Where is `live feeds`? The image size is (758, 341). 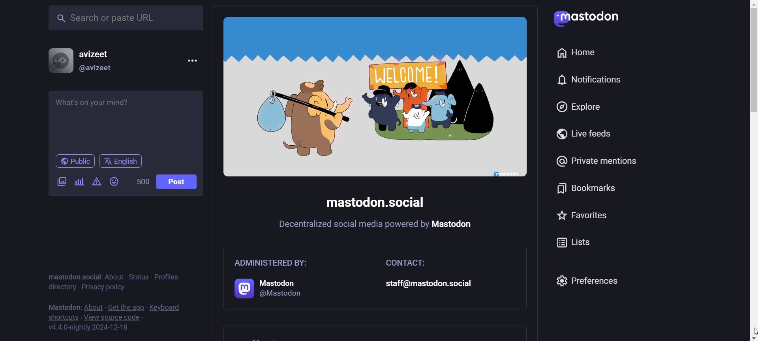 live feeds is located at coordinates (582, 135).